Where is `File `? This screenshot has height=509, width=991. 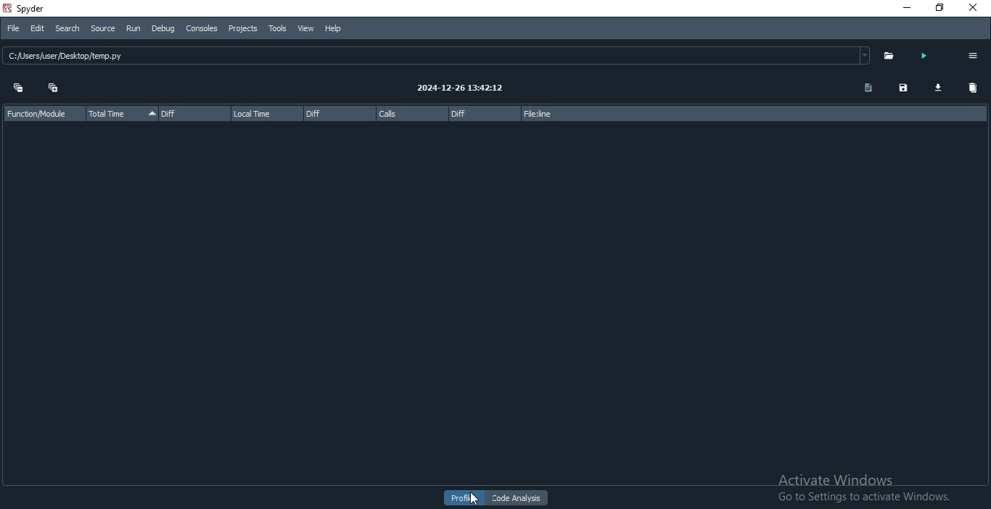
File  is located at coordinates (12, 28).